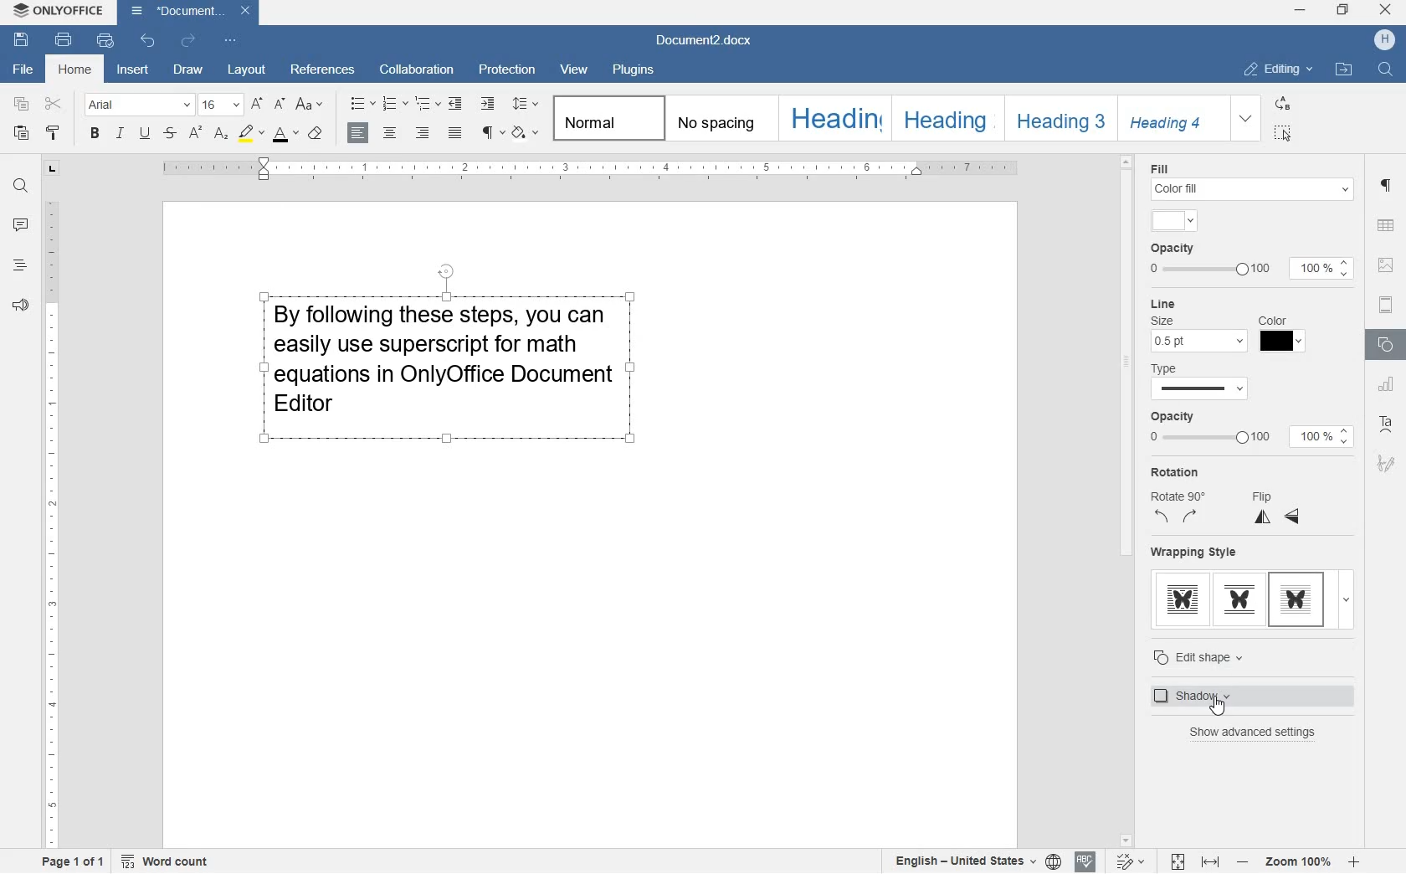  What do you see at coordinates (21, 70) in the screenshot?
I see `file` at bounding box center [21, 70].